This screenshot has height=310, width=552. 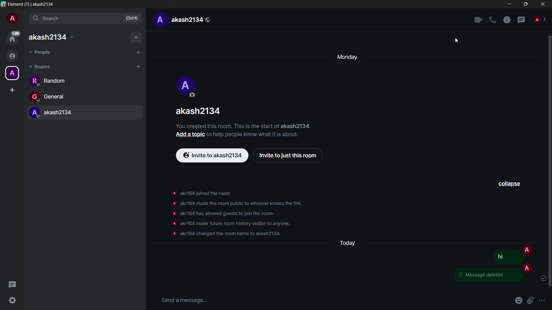 I want to click on profile, so click(x=174, y=214).